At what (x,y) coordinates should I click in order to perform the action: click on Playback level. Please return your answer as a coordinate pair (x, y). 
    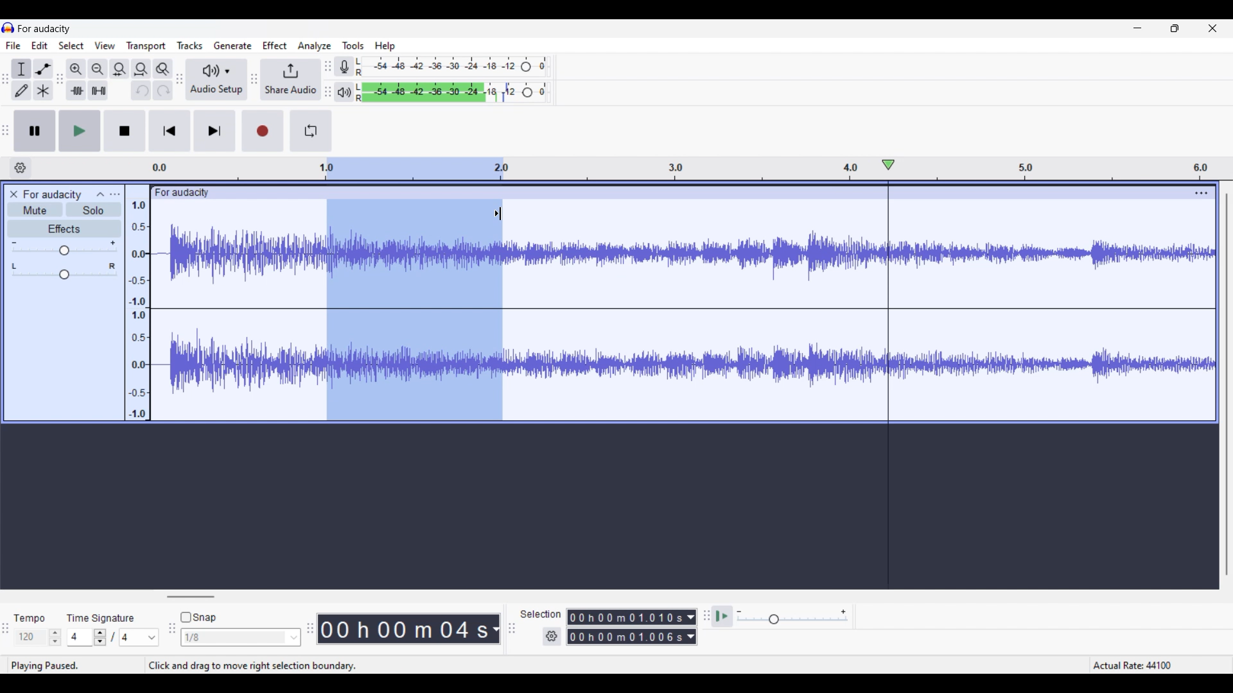
    Looking at the image, I should click on (453, 92).